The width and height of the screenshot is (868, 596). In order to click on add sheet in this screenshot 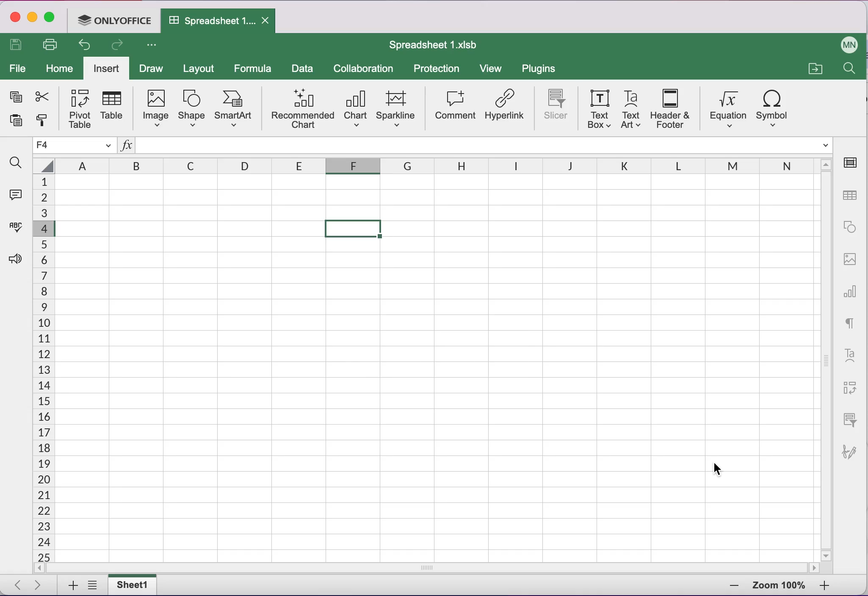, I will do `click(72, 585)`.